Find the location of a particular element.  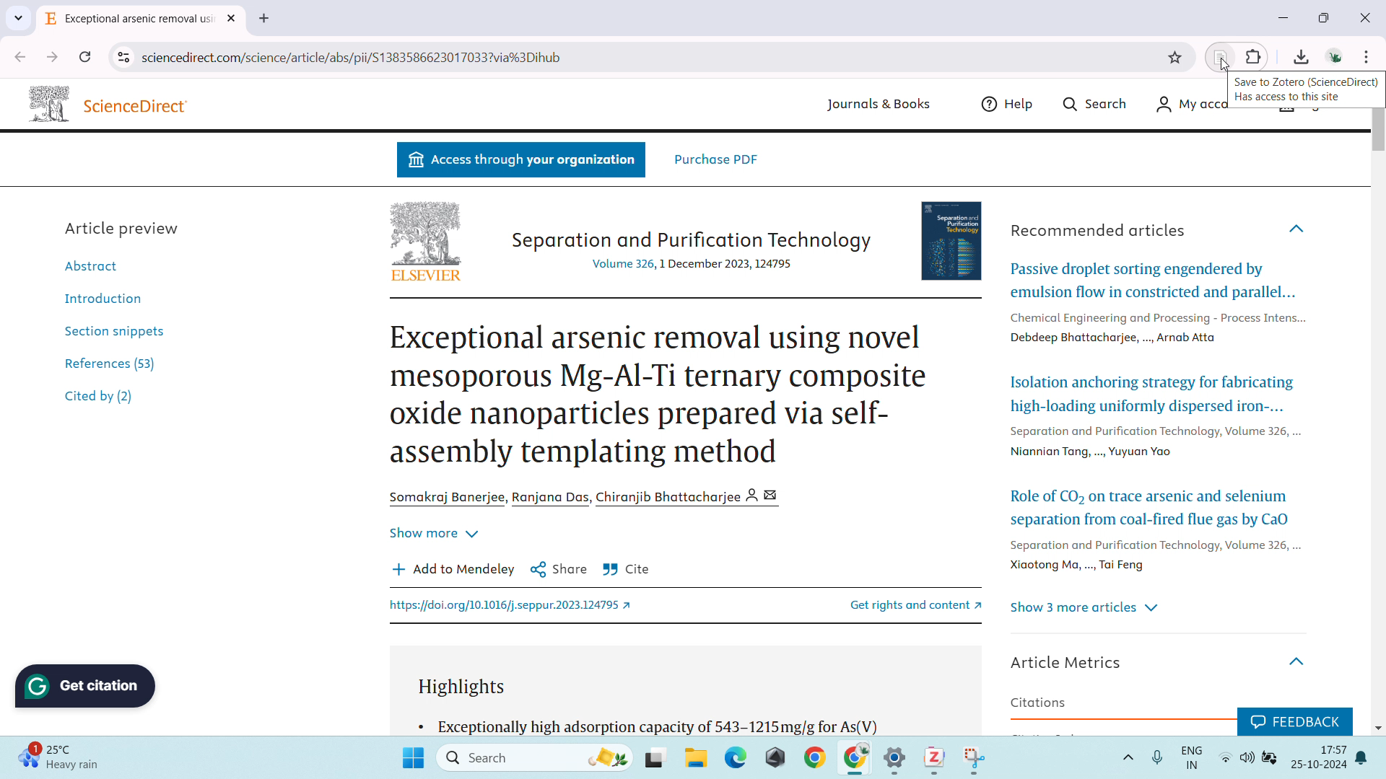

Exceptional arsenic removal  is located at coordinates (130, 21).